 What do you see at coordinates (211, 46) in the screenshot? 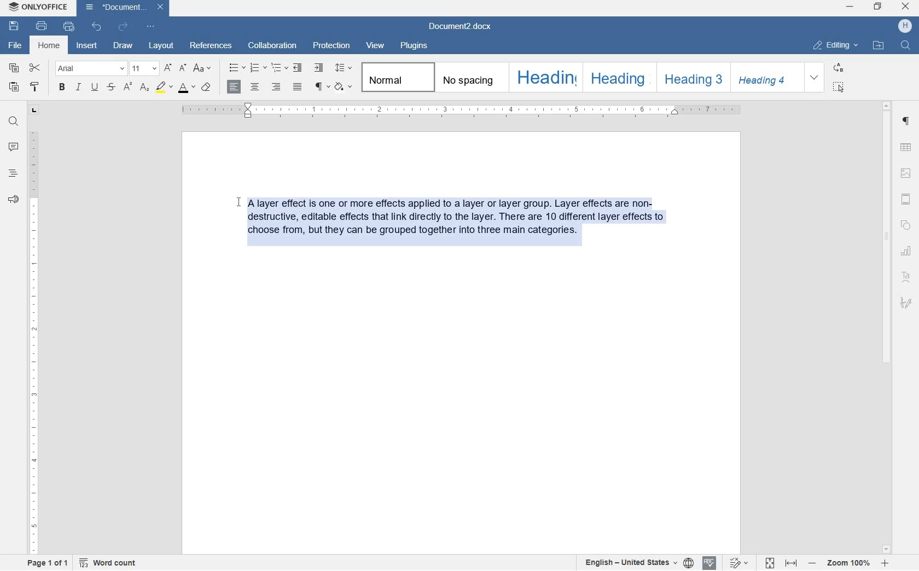
I see `references` at bounding box center [211, 46].